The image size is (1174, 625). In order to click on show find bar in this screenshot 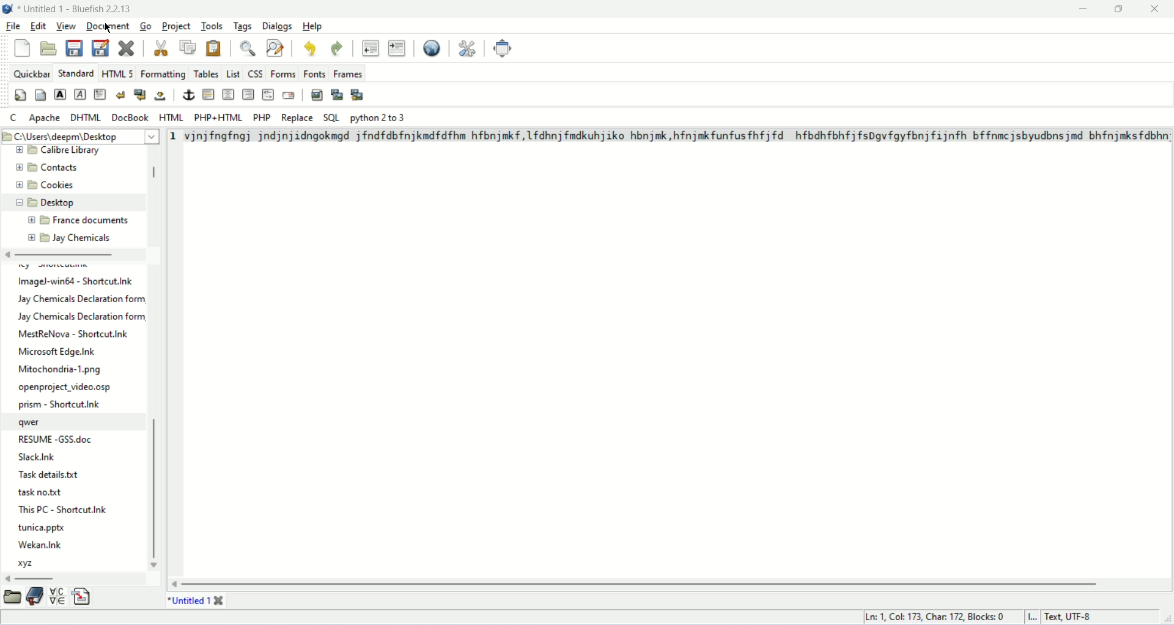, I will do `click(248, 48)`.